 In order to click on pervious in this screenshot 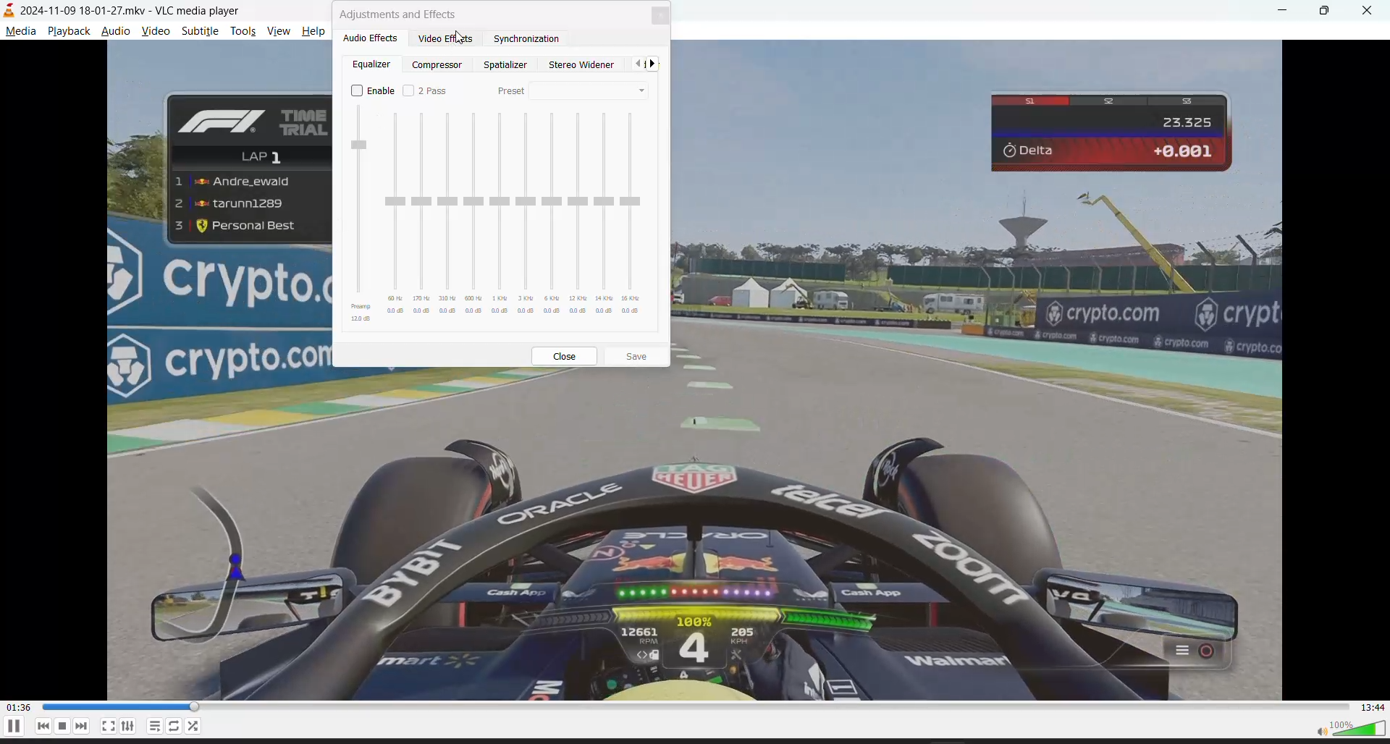, I will do `click(633, 64)`.